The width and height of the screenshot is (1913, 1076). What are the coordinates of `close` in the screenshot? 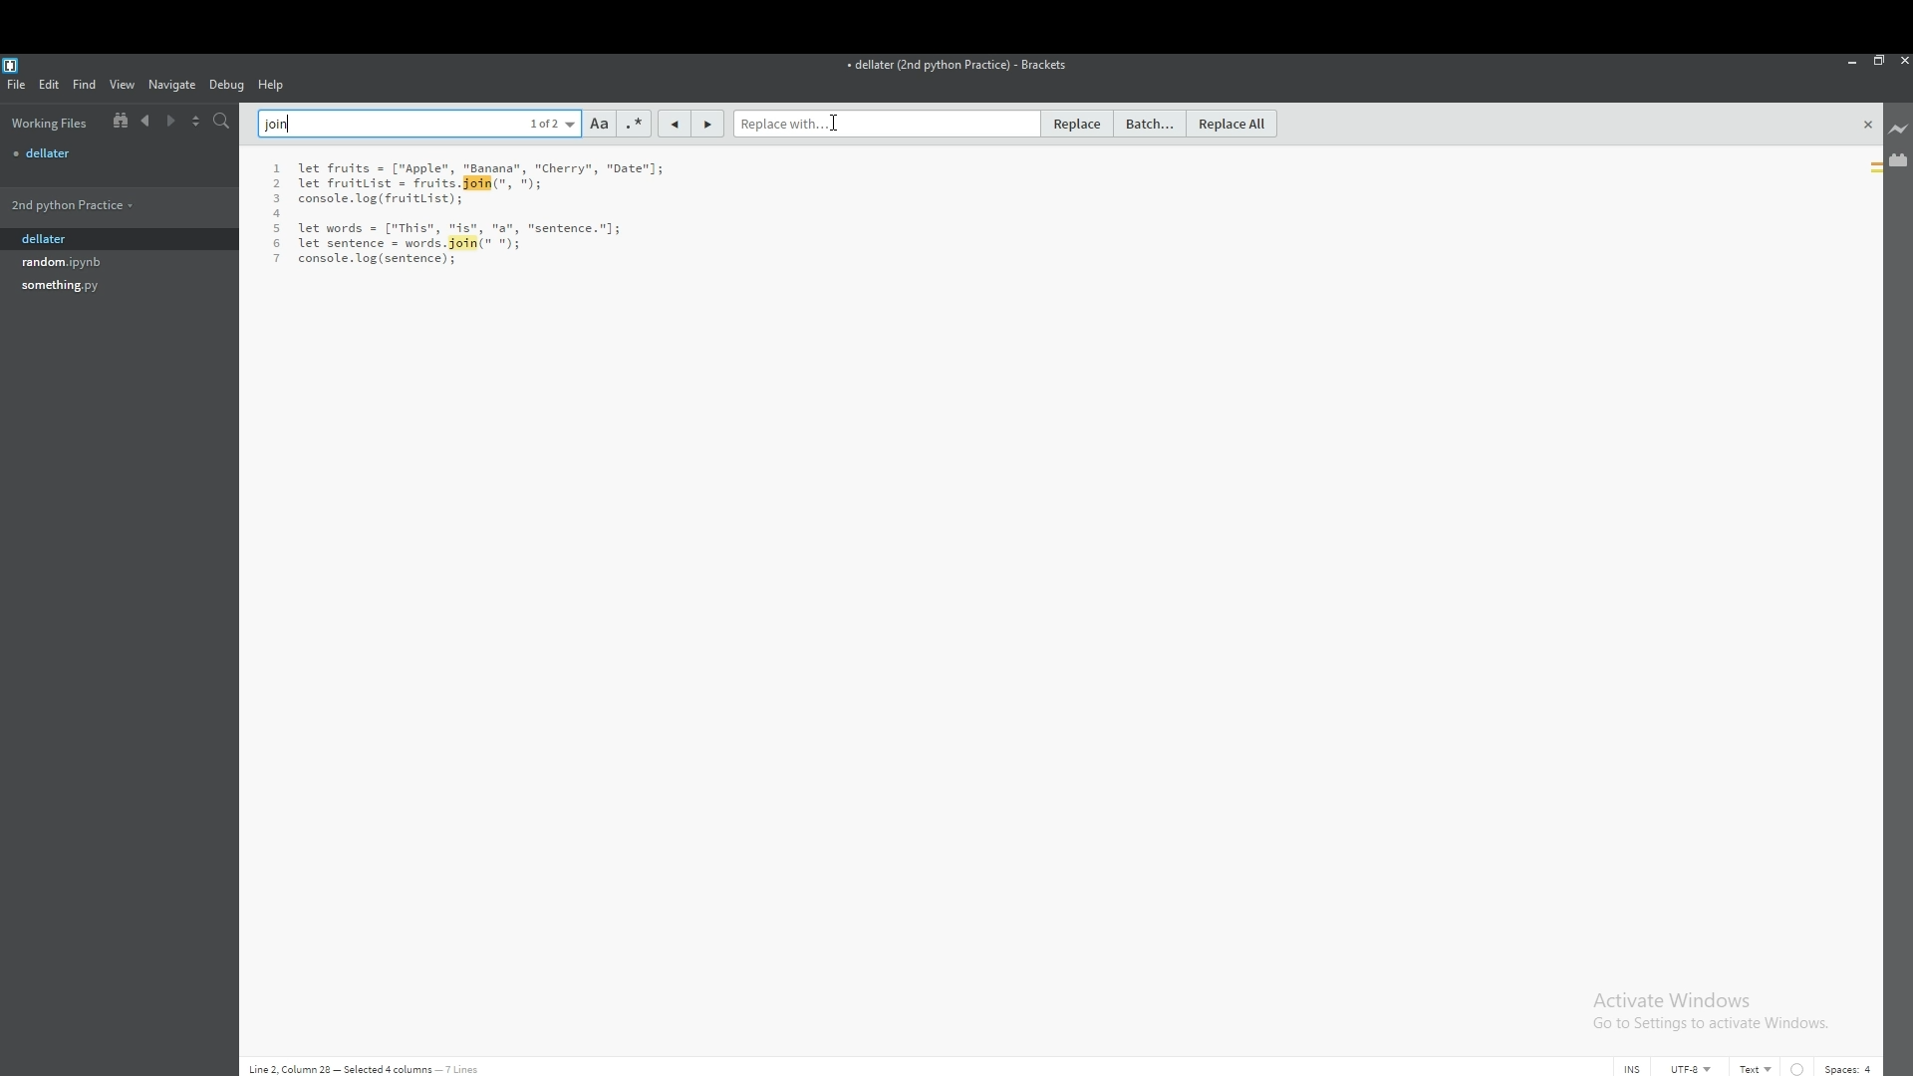 It's located at (1901, 61).